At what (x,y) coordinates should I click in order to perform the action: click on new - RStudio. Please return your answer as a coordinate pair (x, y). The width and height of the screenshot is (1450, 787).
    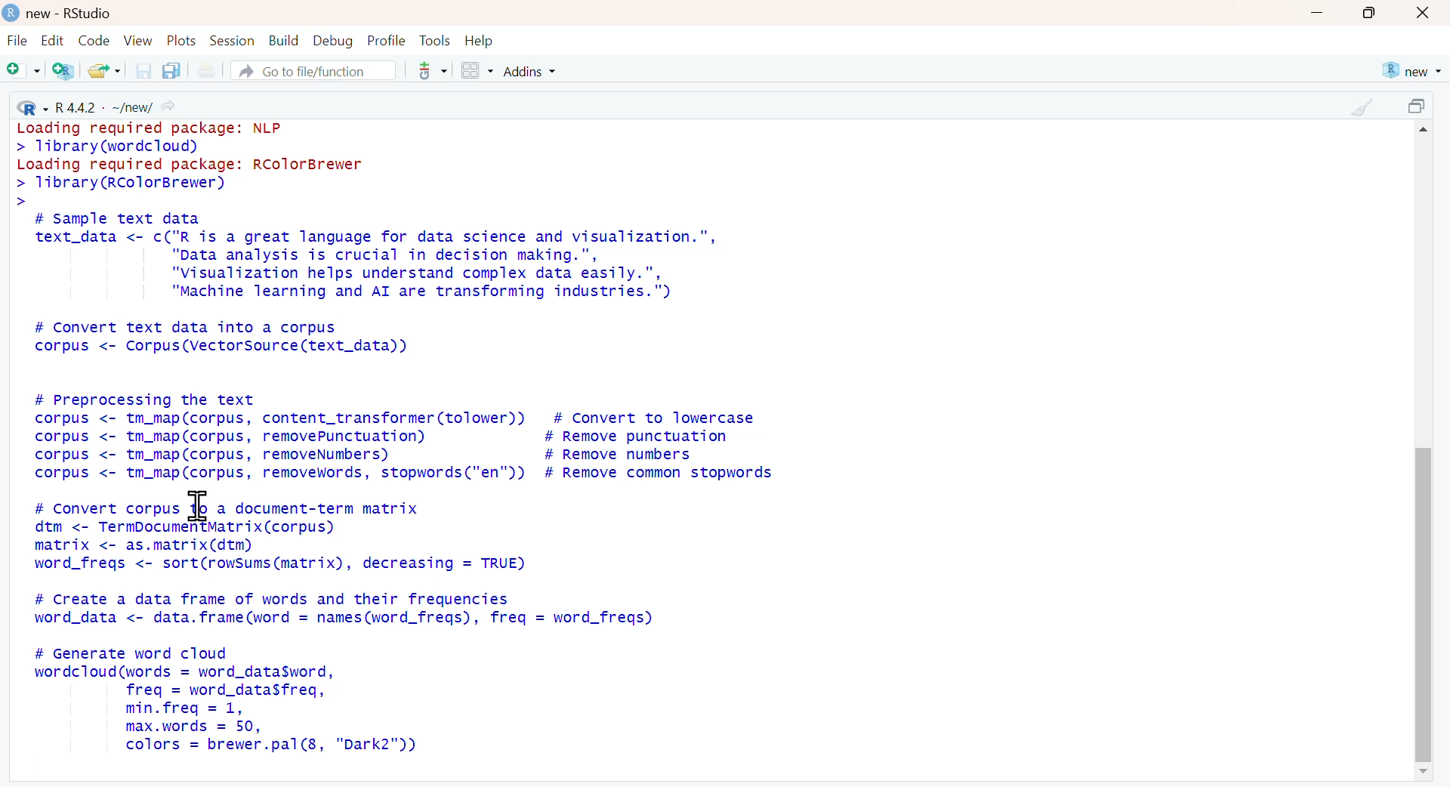
    Looking at the image, I should click on (72, 14).